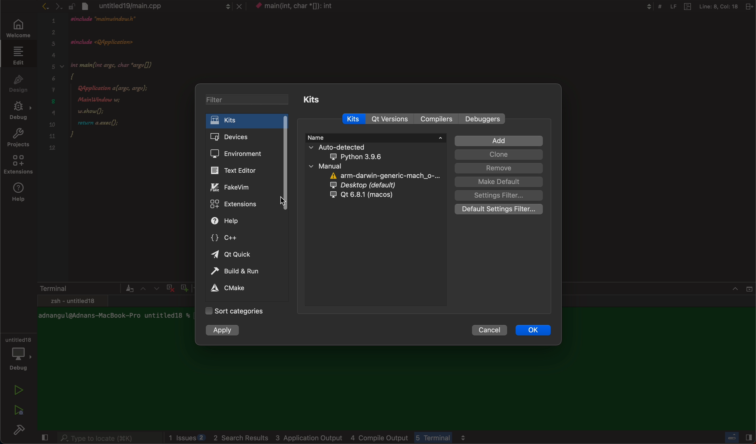  I want to click on fakevim, so click(246, 187).